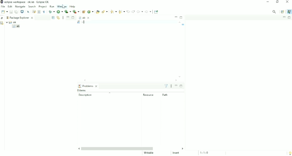 Image resolution: width=292 pixels, height=156 pixels. I want to click on ab, so click(17, 27).